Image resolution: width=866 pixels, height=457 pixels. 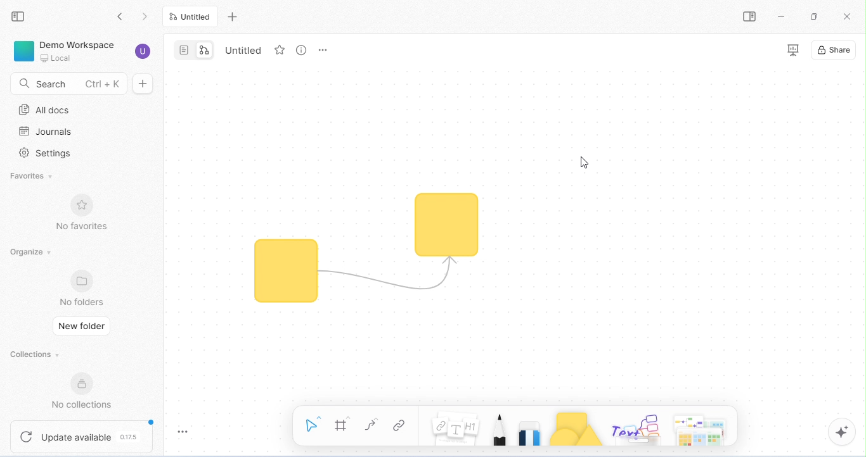 What do you see at coordinates (344, 425) in the screenshot?
I see `frame` at bounding box center [344, 425].